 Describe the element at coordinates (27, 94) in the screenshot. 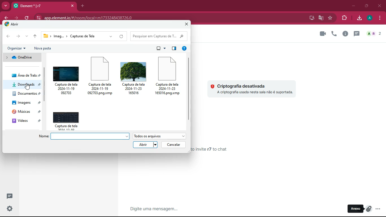

I see `docs` at that location.